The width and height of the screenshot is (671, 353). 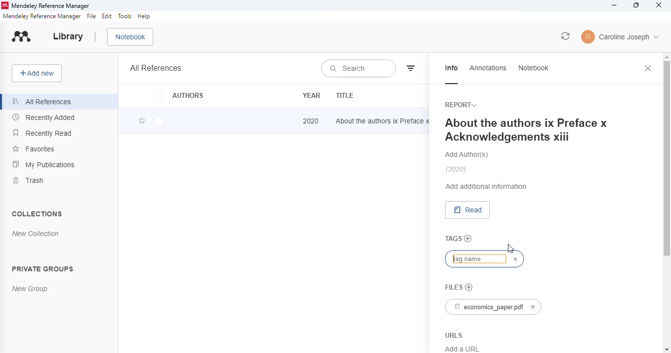 I want to click on annotations, so click(x=488, y=67).